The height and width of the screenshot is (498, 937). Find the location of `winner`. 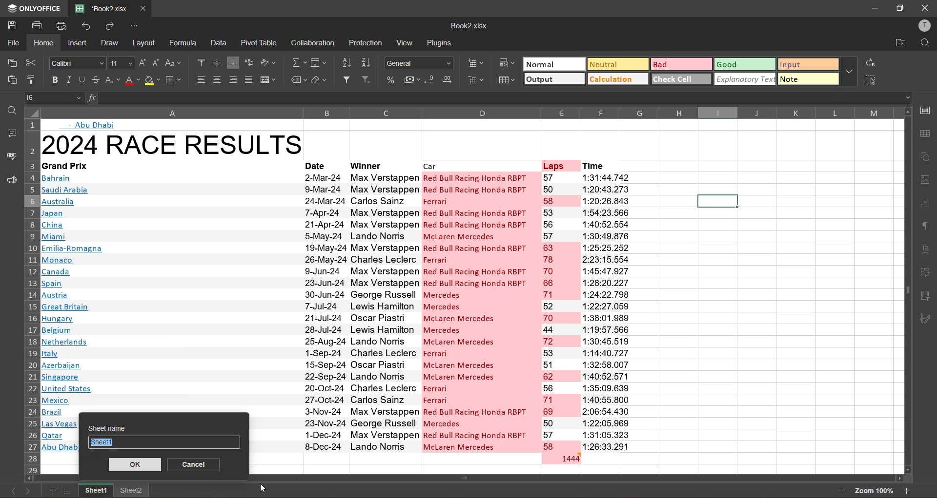

winner is located at coordinates (382, 164).